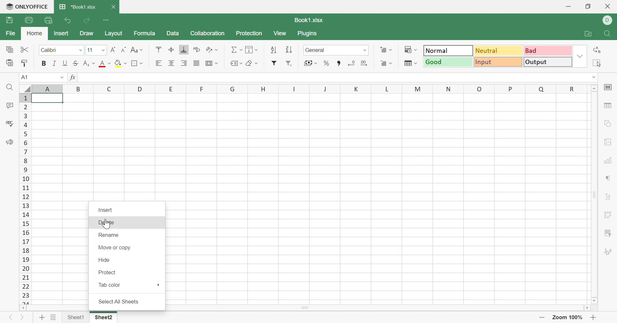 This screenshot has width=617, height=323. I want to click on Select All Sheets, so click(118, 301).